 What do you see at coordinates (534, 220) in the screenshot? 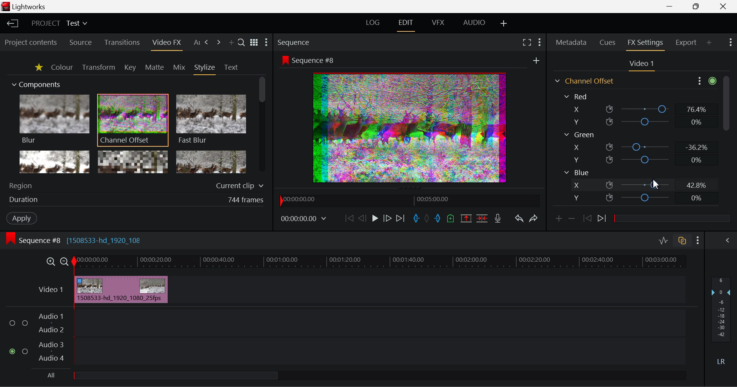
I see `Redo` at bounding box center [534, 220].